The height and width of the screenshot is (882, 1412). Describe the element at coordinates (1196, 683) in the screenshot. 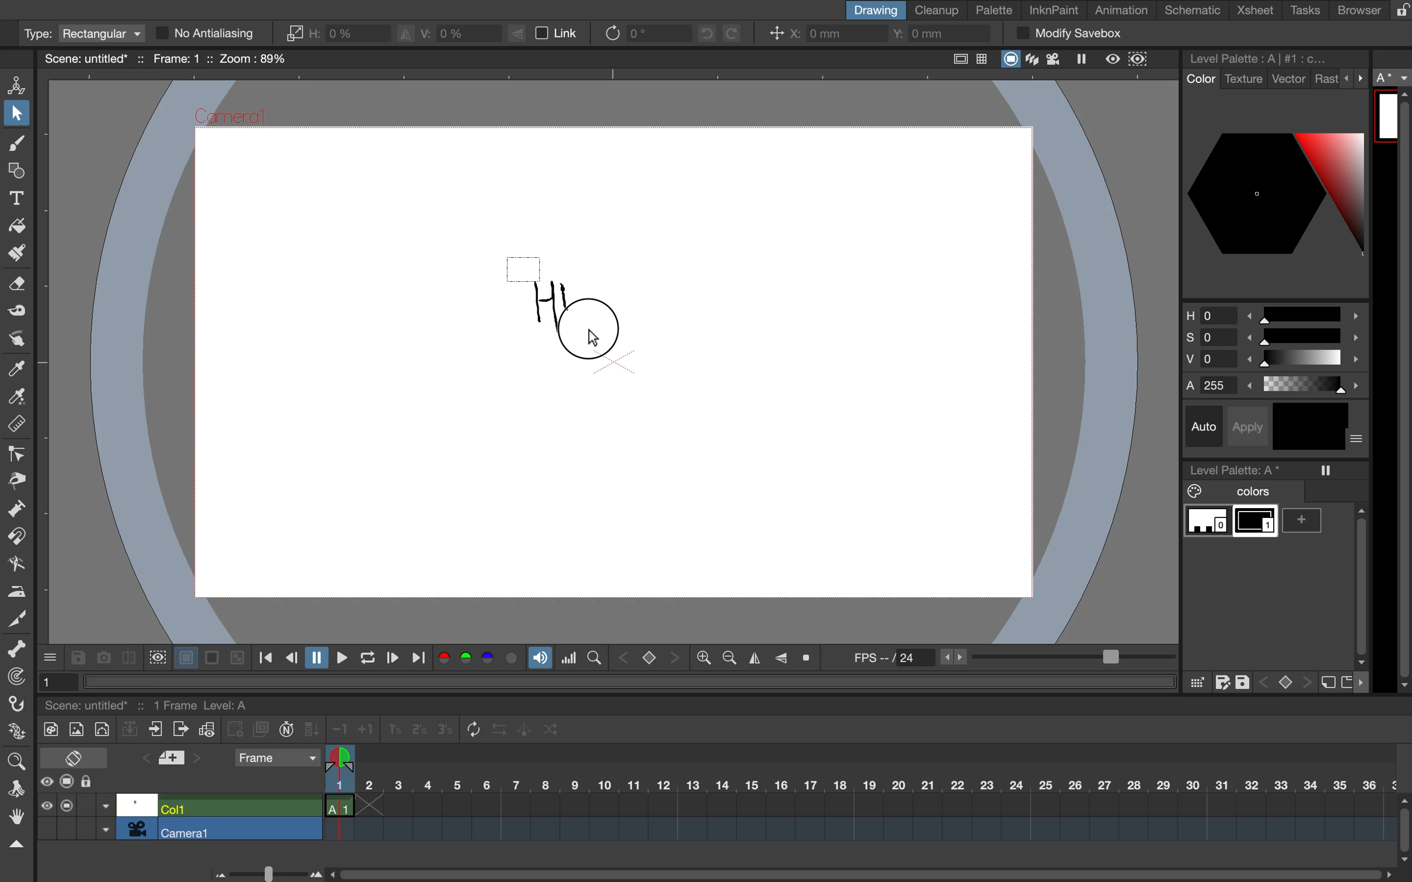

I see `click and drag color palaette` at that location.